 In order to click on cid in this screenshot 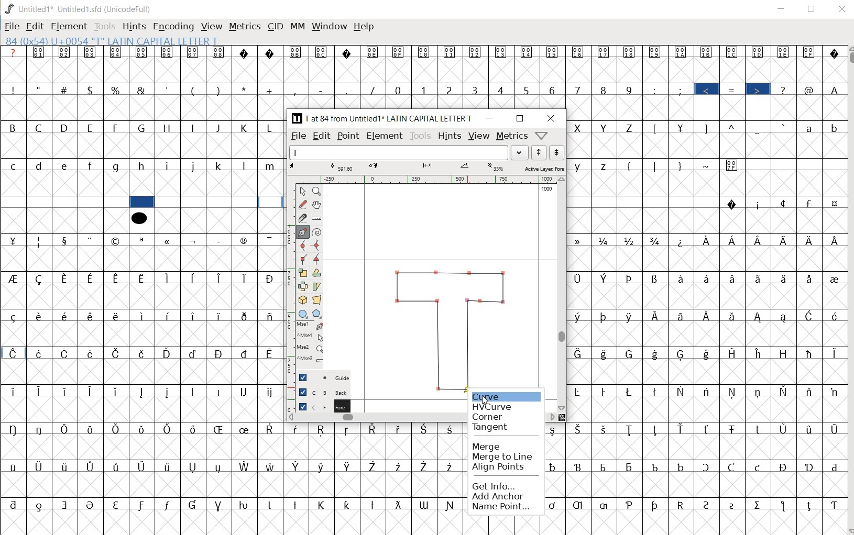, I will do `click(274, 28)`.